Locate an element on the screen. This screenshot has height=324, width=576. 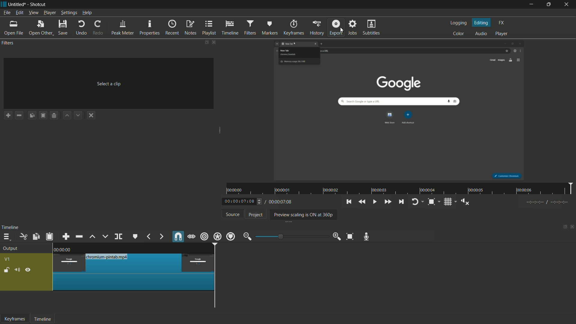
logging is located at coordinates (458, 23).